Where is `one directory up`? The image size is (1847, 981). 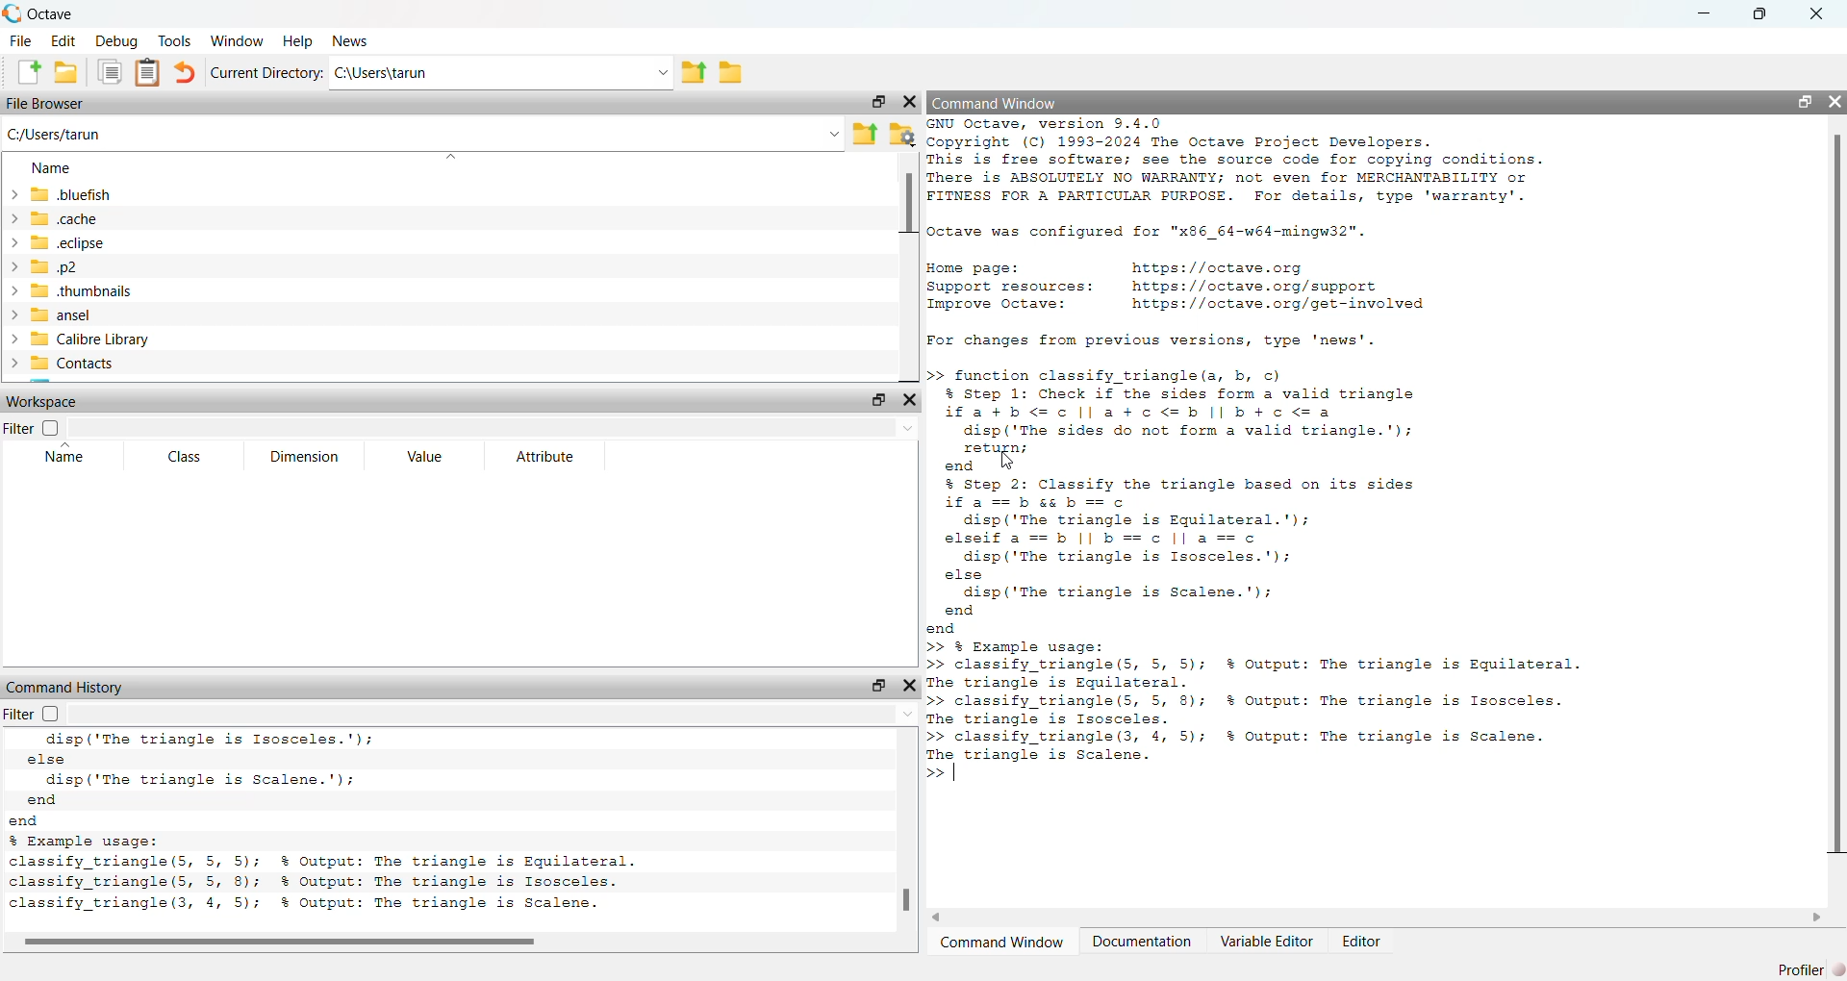 one directory up is located at coordinates (863, 134).